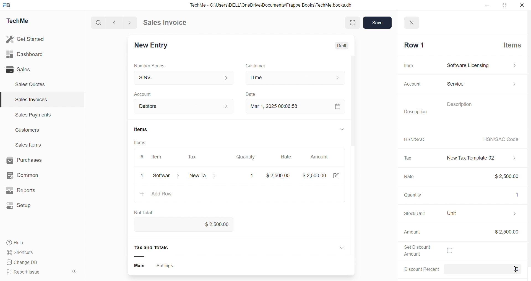 This screenshot has width=531, height=281. Describe the element at coordinates (320, 155) in the screenshot. I see `Amount` at that location.